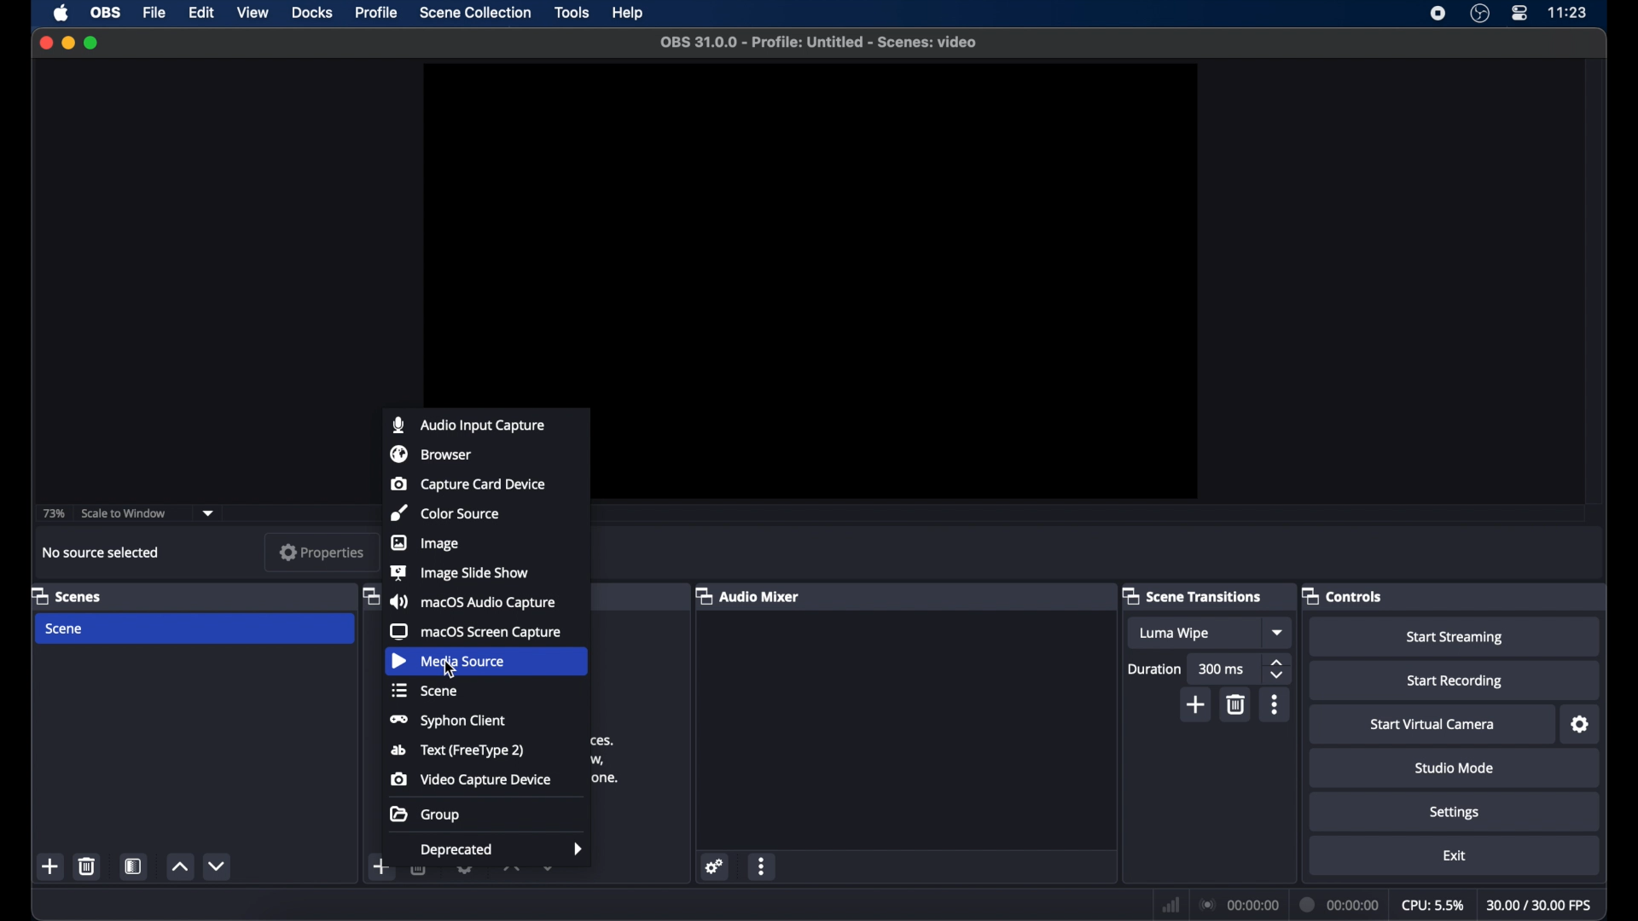  Describe the element at coordinates (1193, 596) in the screenshot. I see `scene transitions` at that location.